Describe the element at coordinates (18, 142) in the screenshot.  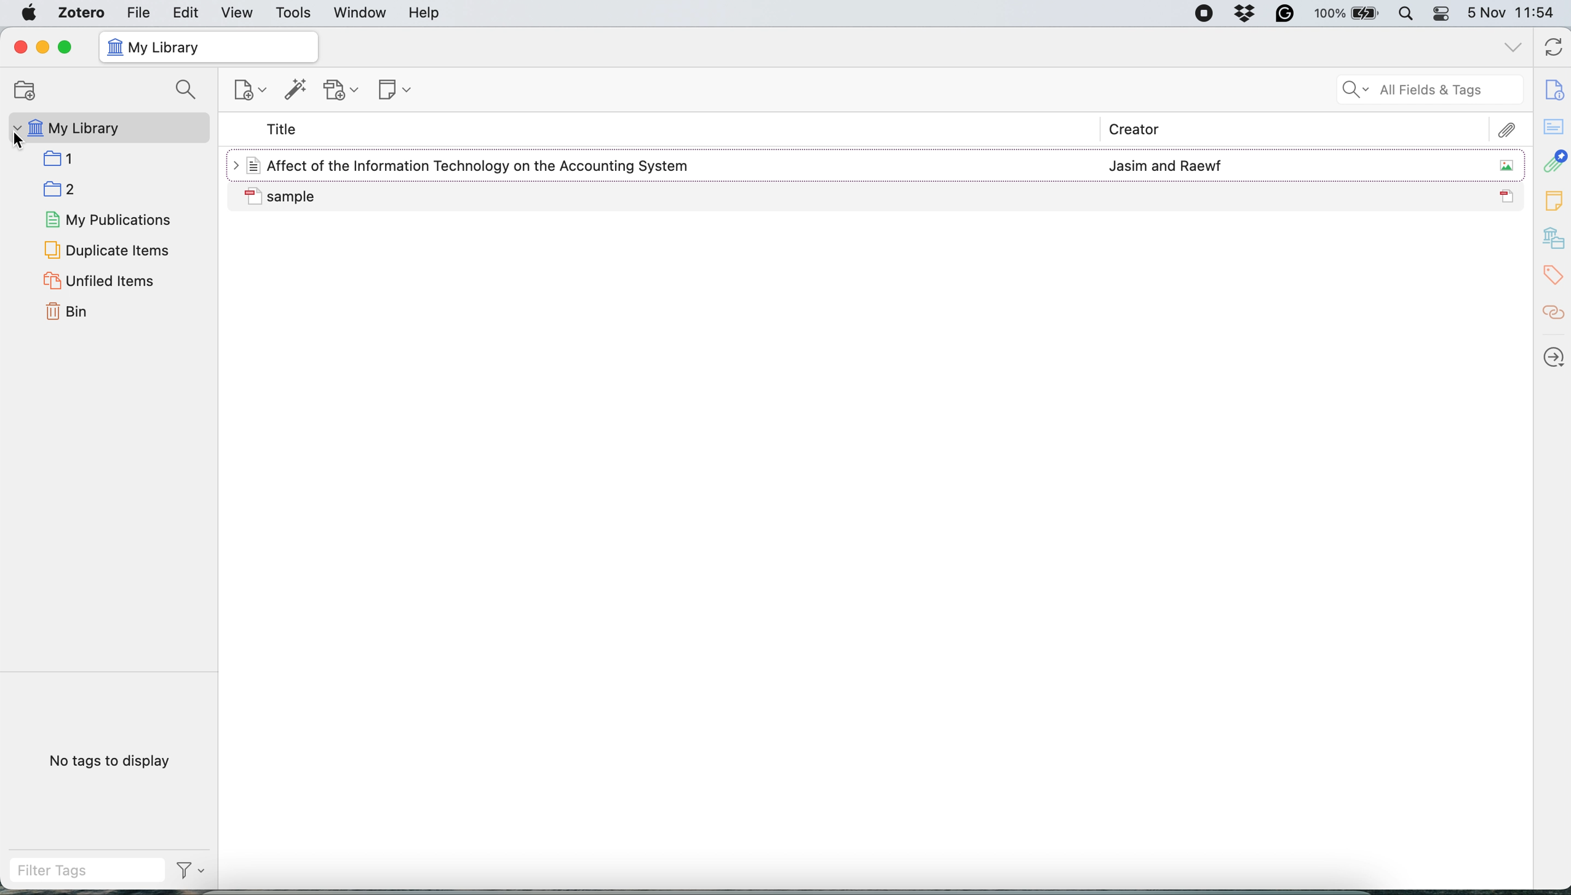
I see `cursor` at that location.